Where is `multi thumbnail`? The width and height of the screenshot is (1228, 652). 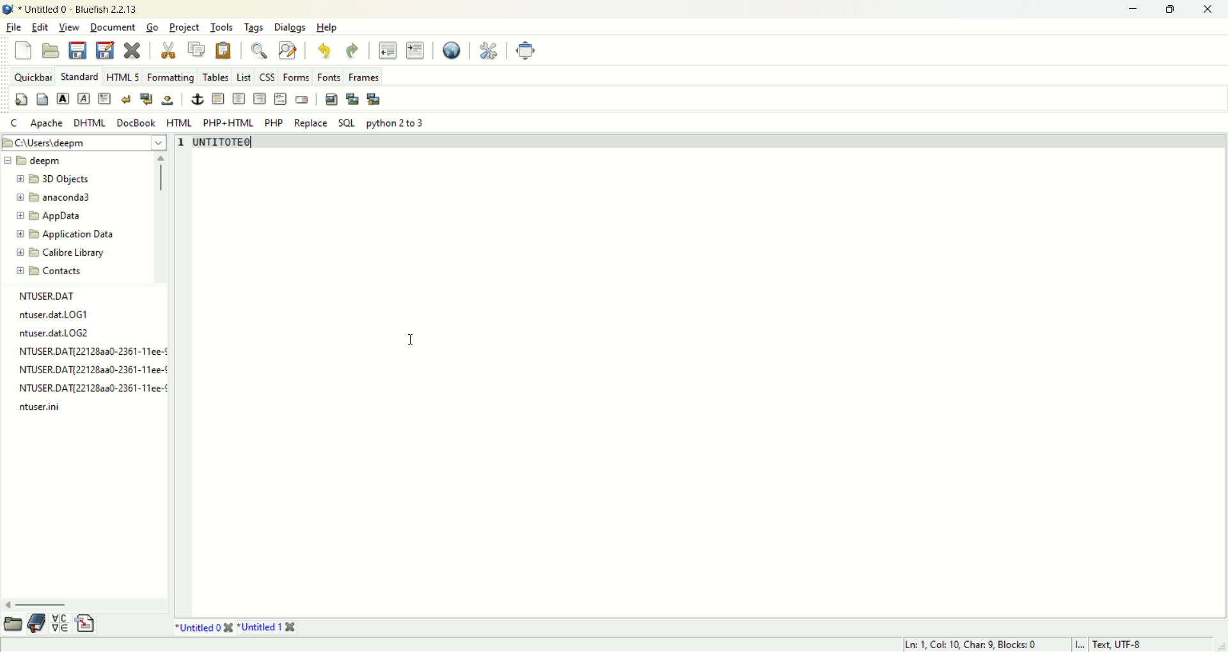
multi thumbnail is located at coordinates (374, 98).